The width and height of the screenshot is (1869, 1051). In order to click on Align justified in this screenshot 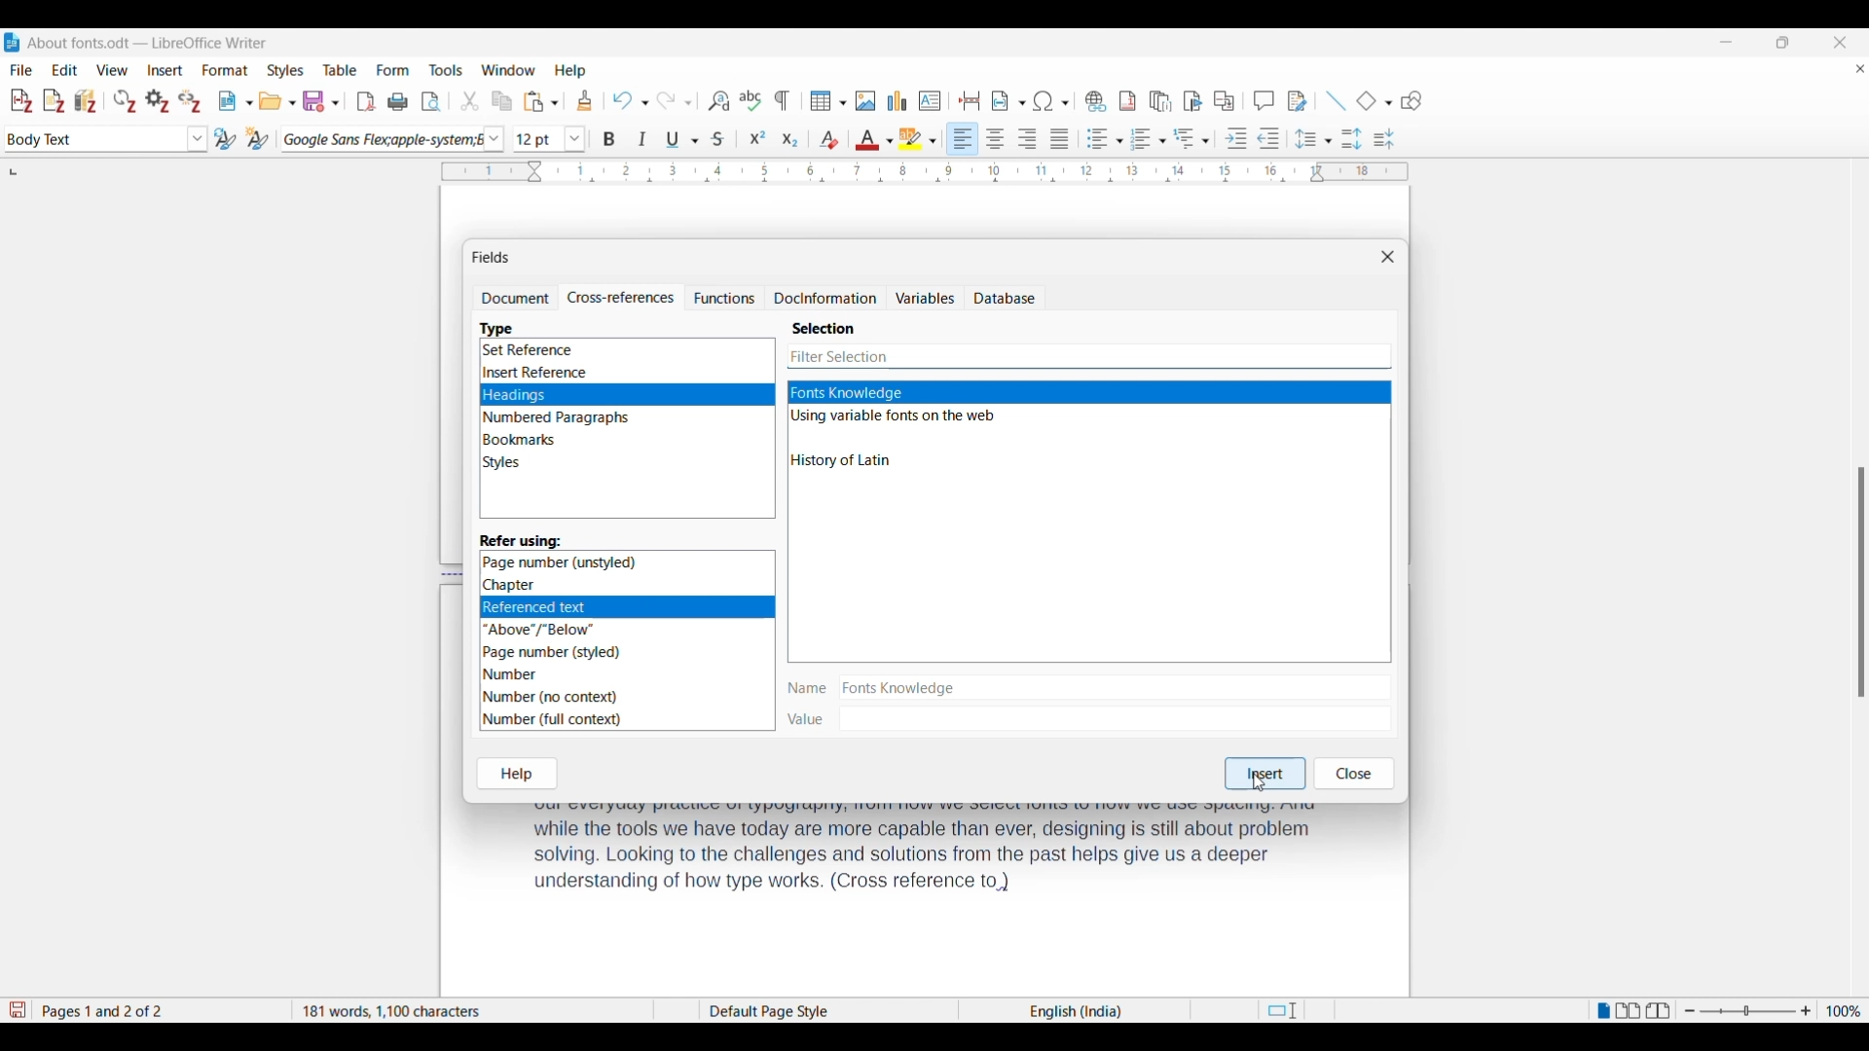, I will do `click(1060, 138)`.